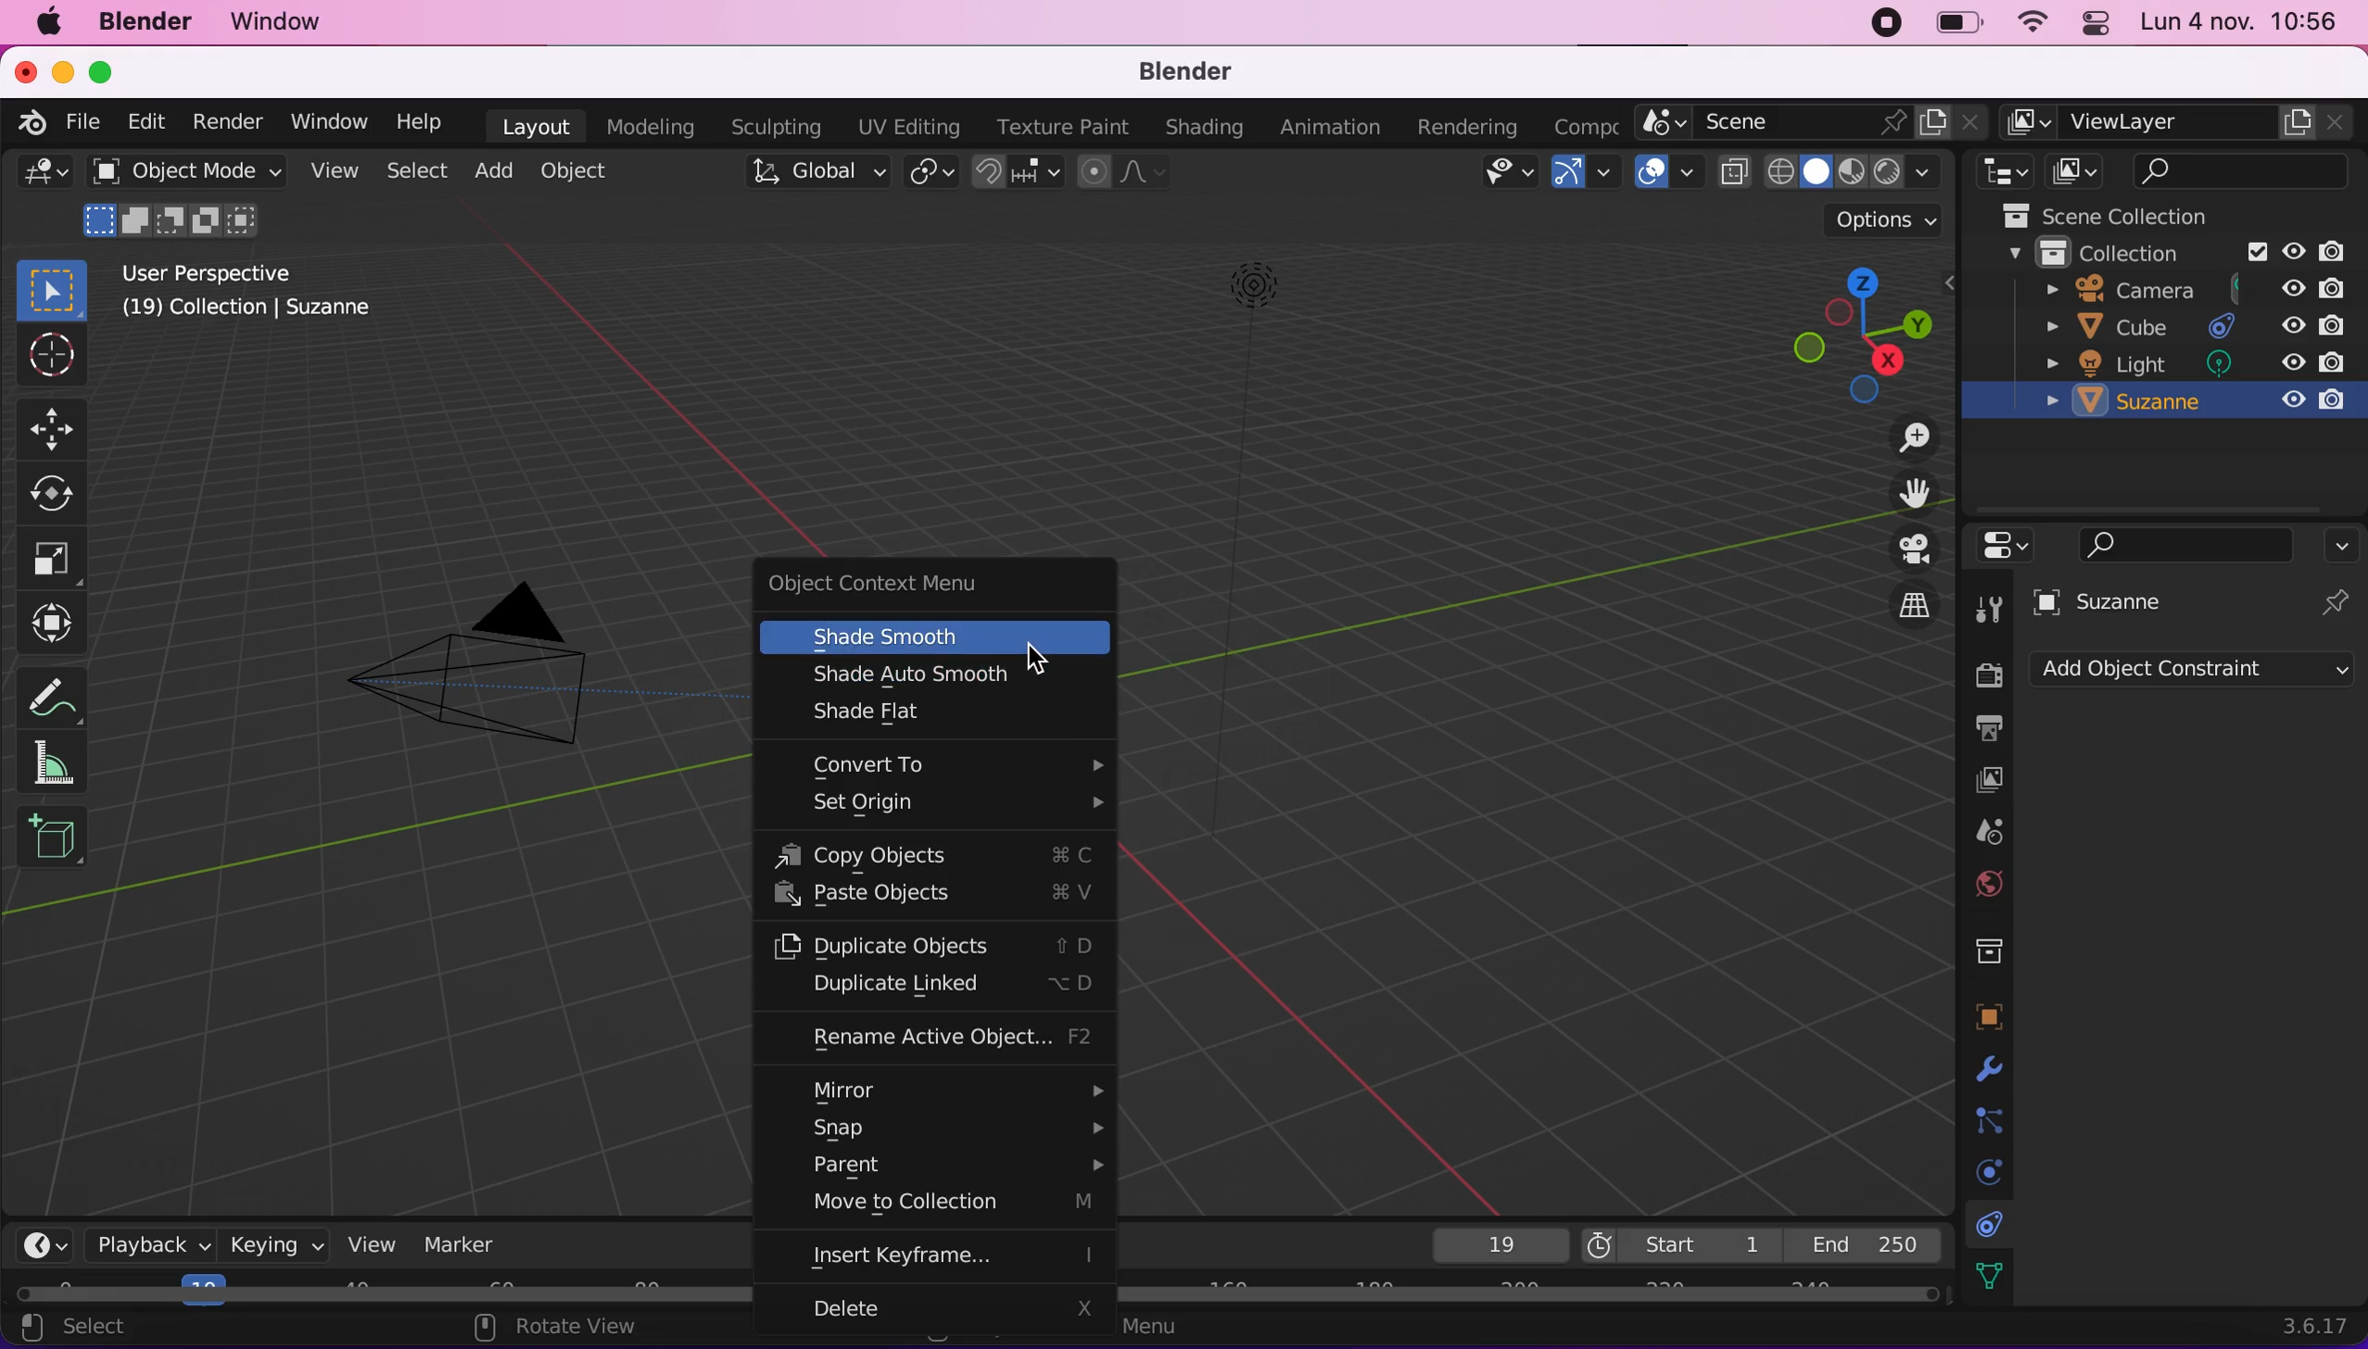  What do you see at coordinates (1565, 175) in the screenshot?
I see `show gizmo` at bounding box center [1565, 175].